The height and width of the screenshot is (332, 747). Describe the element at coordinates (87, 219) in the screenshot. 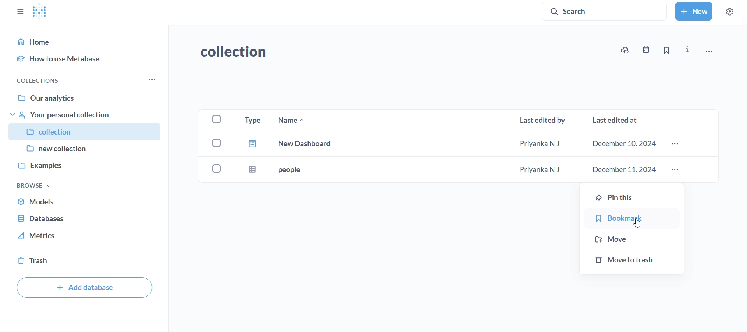

I see `database` at that location.